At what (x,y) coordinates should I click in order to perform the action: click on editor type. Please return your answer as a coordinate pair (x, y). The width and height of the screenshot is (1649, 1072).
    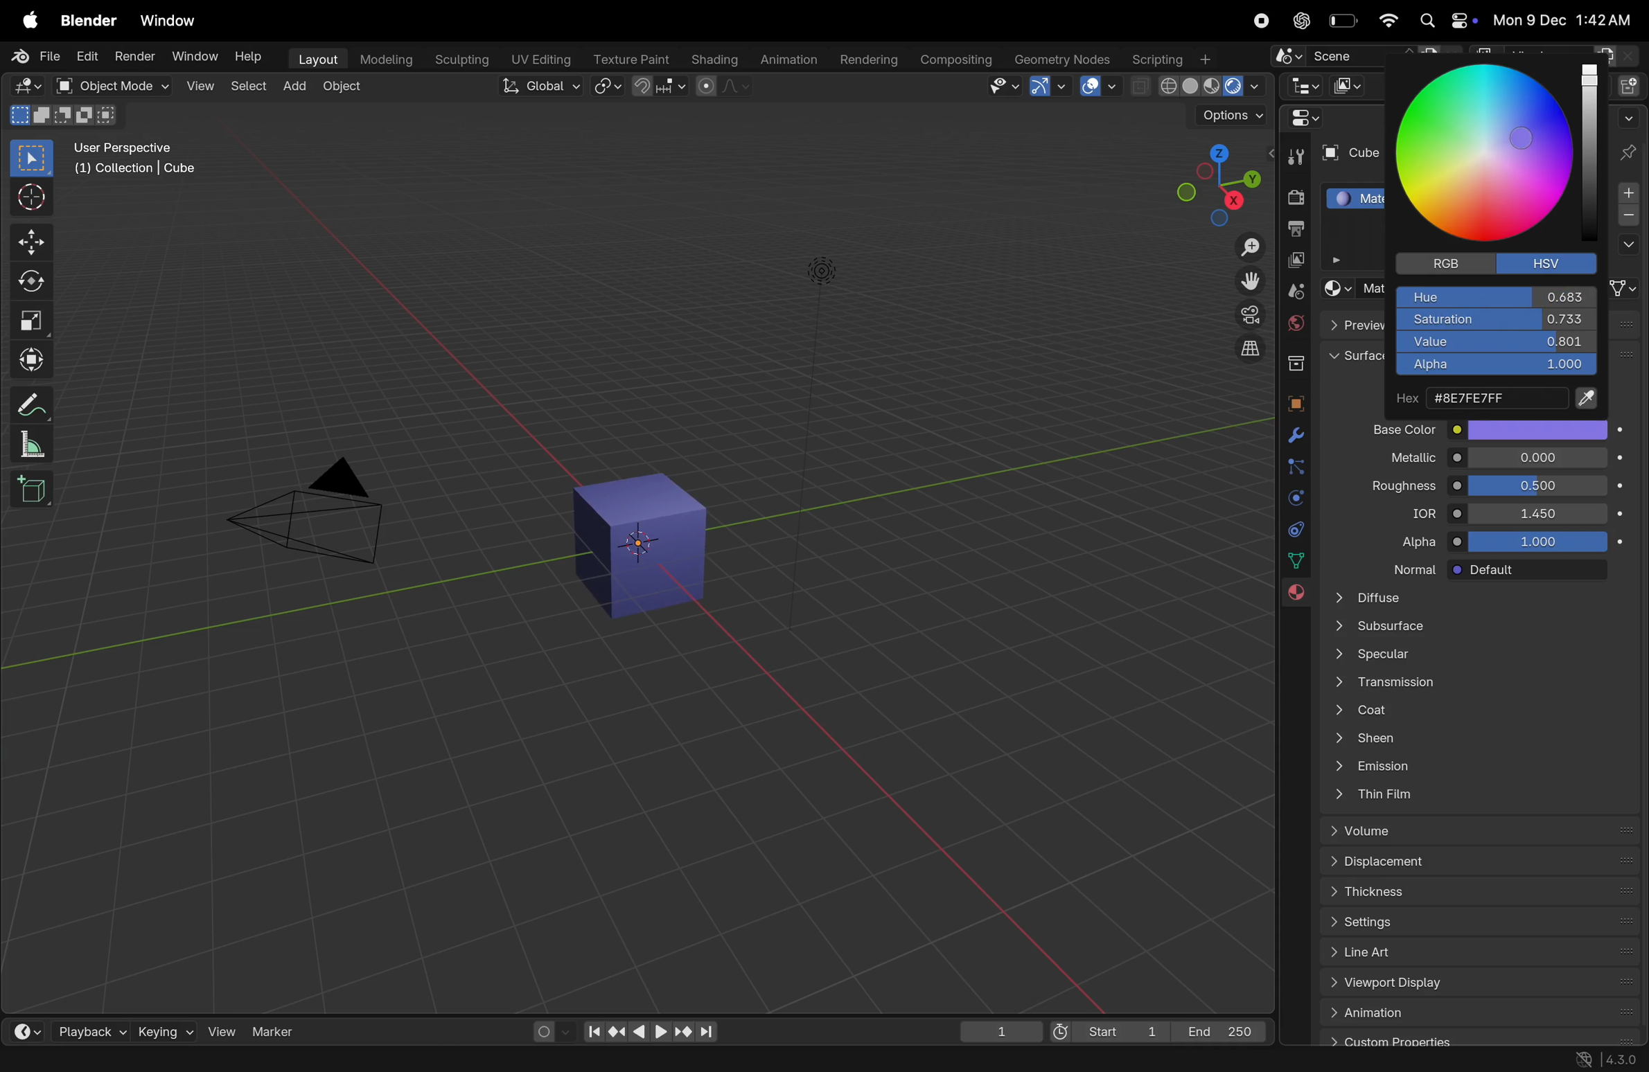
    Looking at the image, I should click on (17, 1028).